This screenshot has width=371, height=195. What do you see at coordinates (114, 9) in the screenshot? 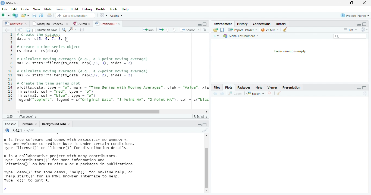
I see `Tools` at bounding box center [114, 9].